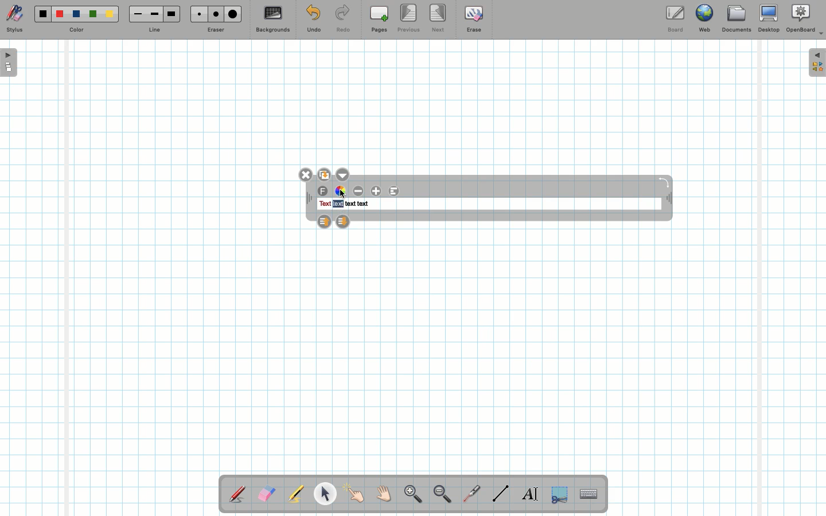  I want to click on text, so click(337, 204).